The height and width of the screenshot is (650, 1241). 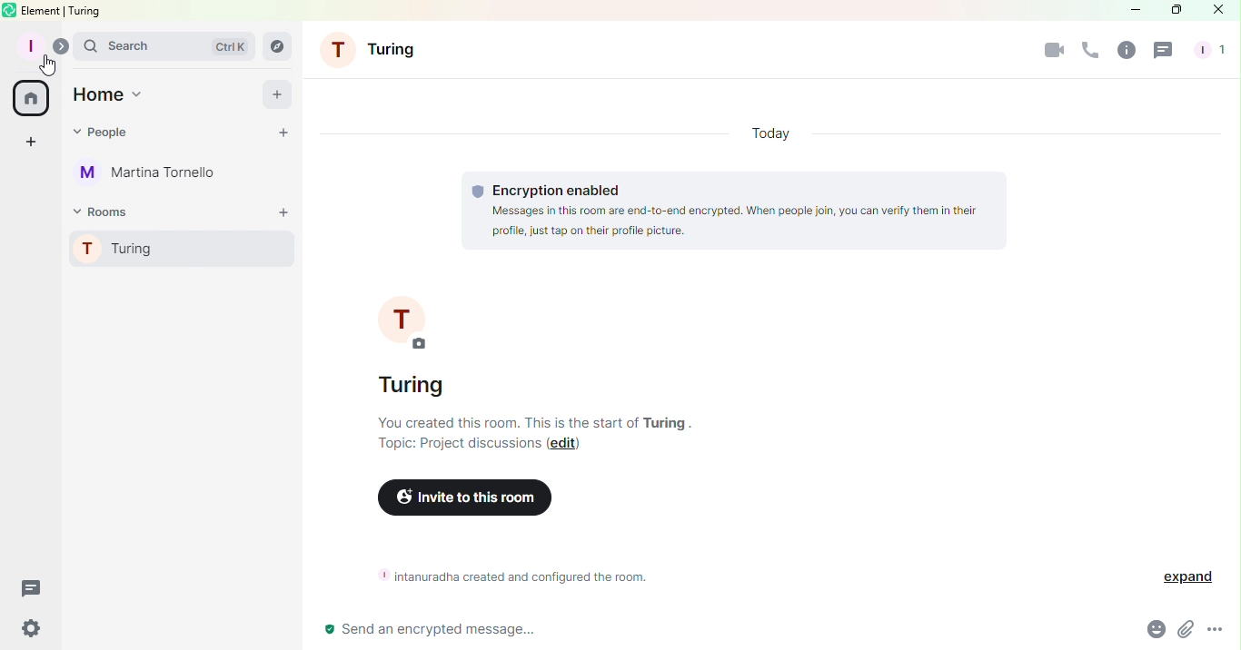 What do you see at coordinates (764, 133) in the screenshot?
I see `Today` at bounding box center [764, 133].